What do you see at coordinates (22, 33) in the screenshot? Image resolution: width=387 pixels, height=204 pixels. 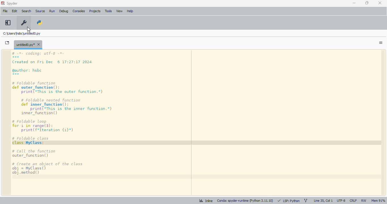 I see `untitled0.py` at bounding box center [22, 33].